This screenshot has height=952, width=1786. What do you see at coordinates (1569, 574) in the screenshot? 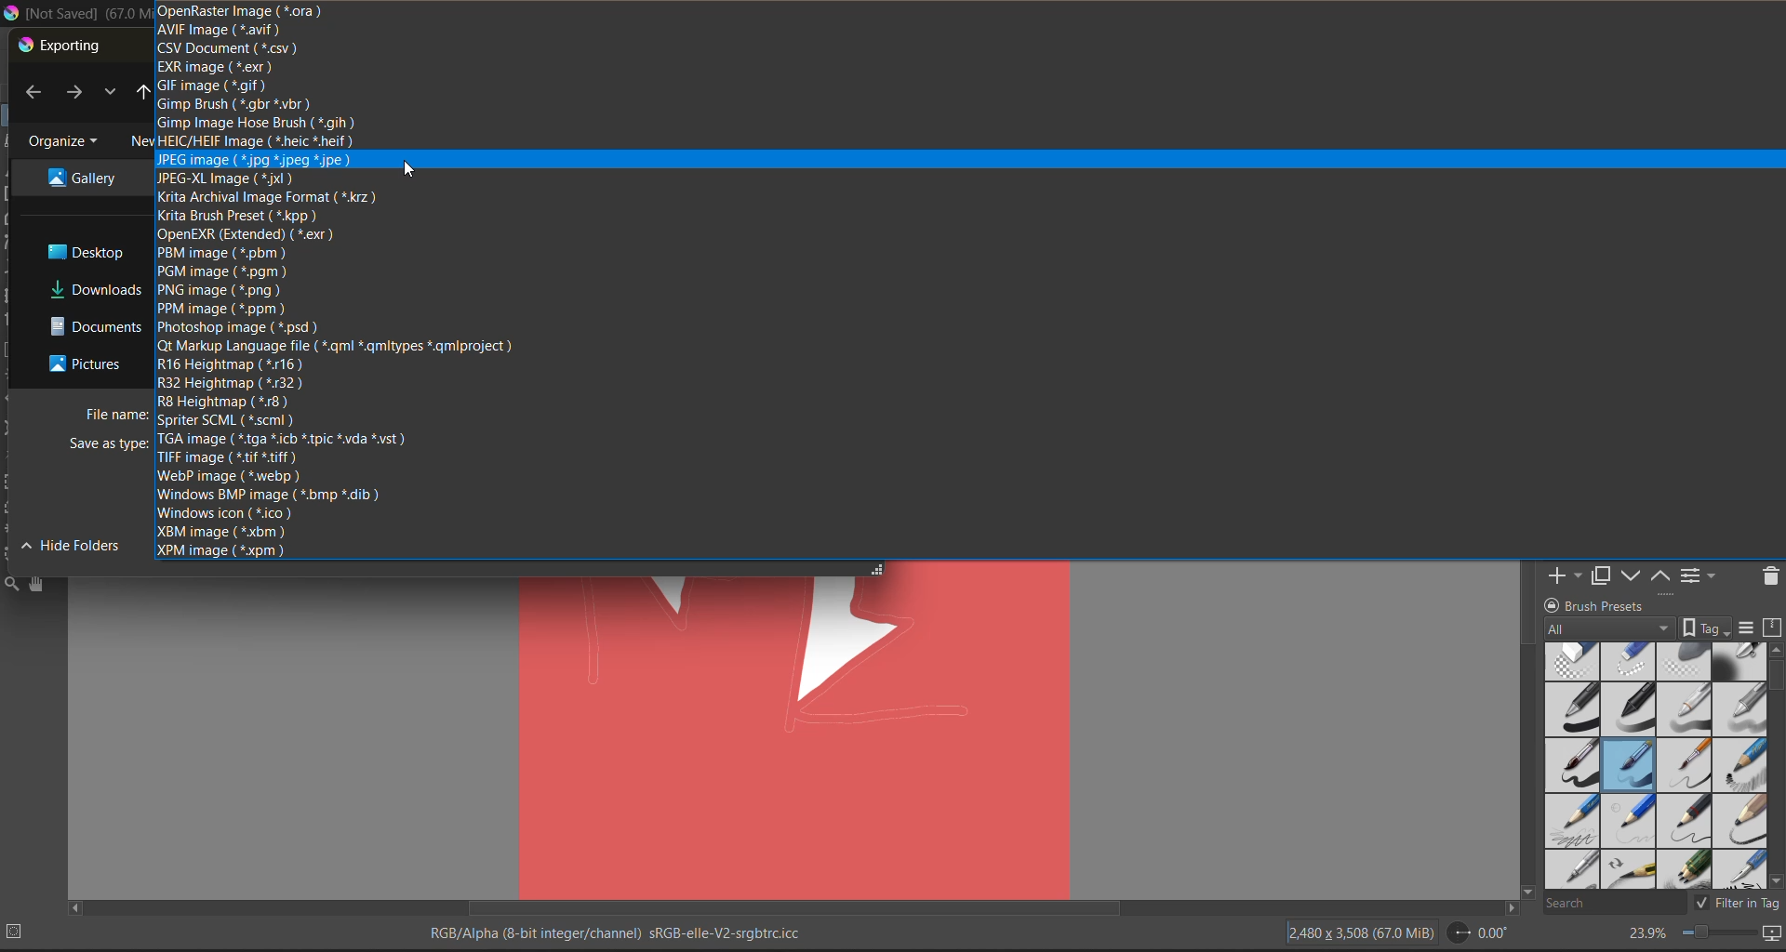
I see `add` at bounding box center [1569, 574].